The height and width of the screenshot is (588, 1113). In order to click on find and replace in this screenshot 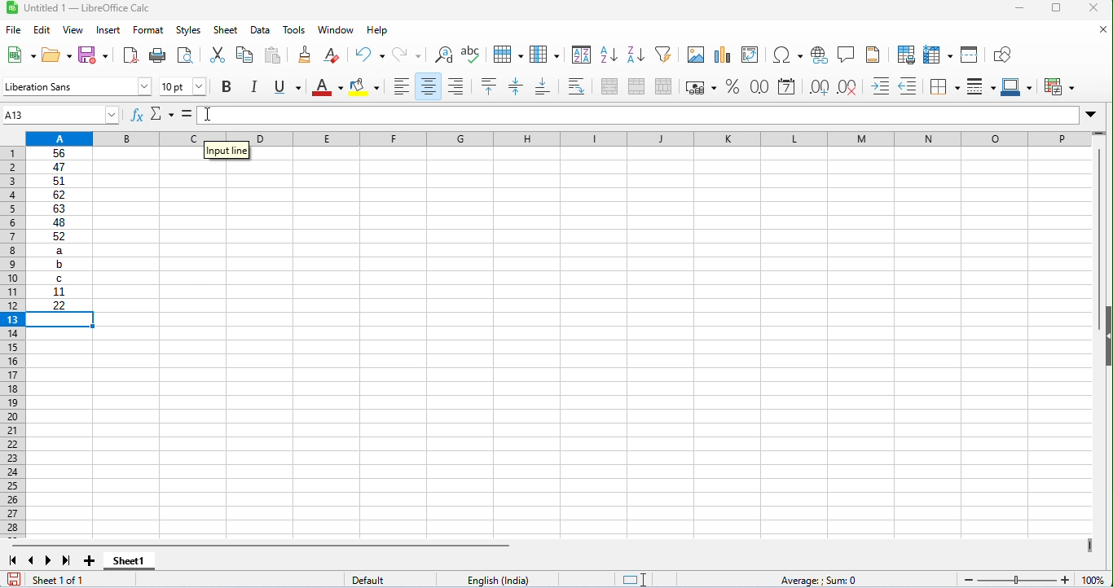, I will do `click(442, 55)`.